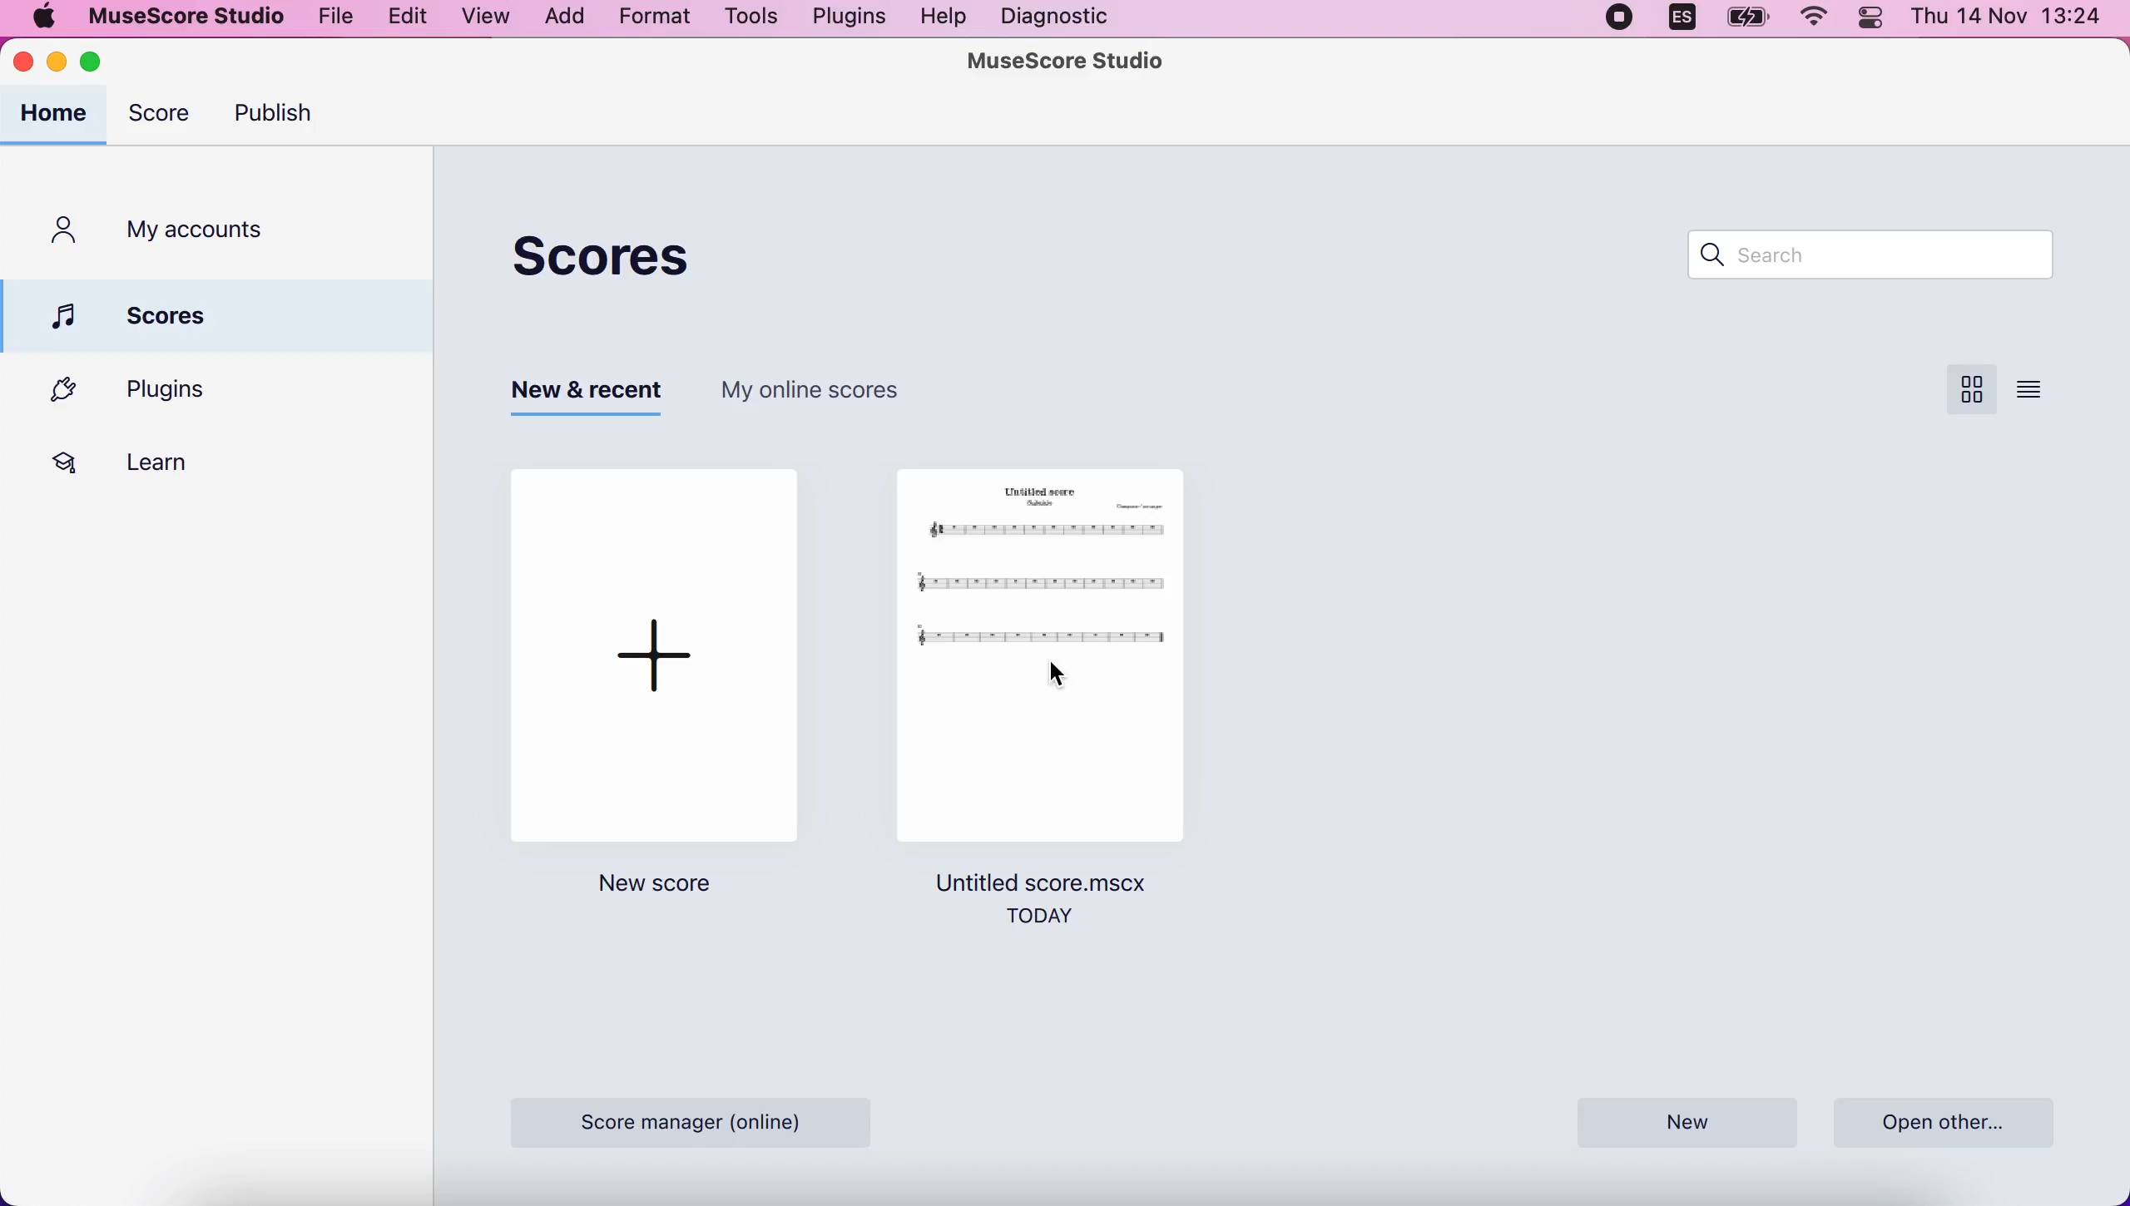  Describe the element at coordinates (701, 1120) in the screenshot. I see `score manager (online)` at that location.